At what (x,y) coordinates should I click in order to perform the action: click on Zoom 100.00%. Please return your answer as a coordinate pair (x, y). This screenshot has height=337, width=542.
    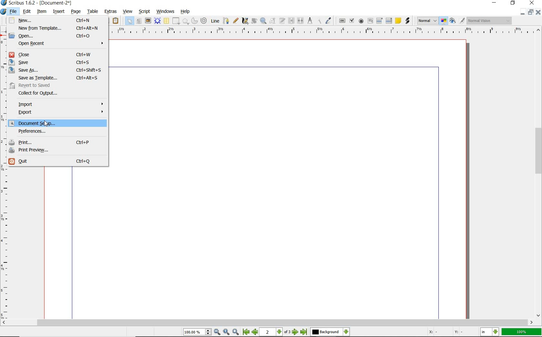
    Looking at the image, I should click on (196, 333).